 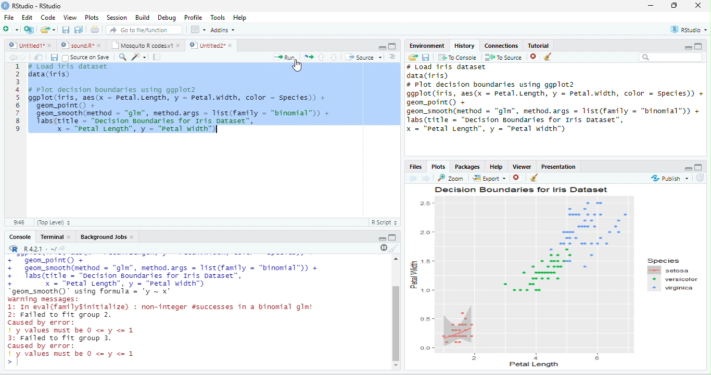 What do you see at coordinates (103, 237) in the screenshot?
I see `Background Jobs` at bounding box center [103, 237].